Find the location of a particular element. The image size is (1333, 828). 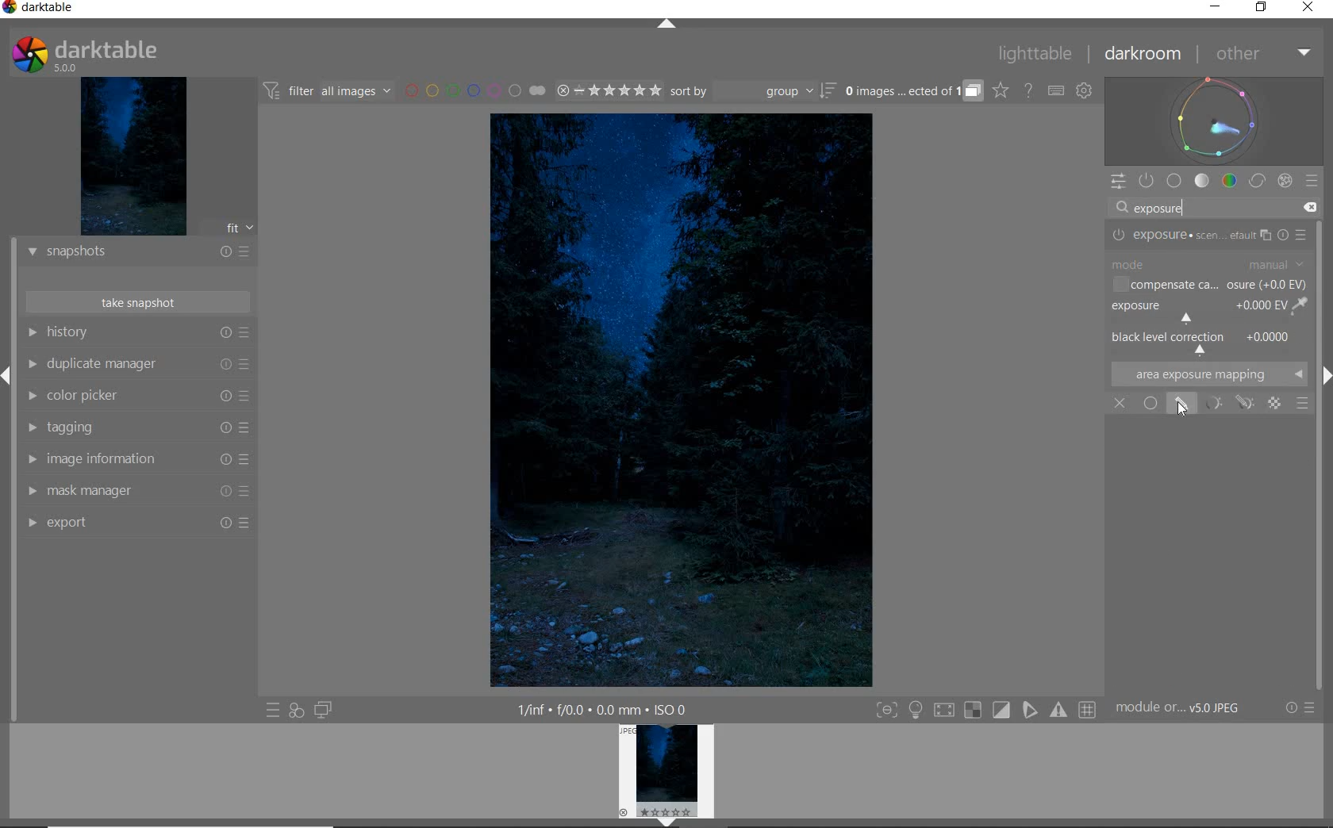

HISTORY is located at coordinates (135, 332).